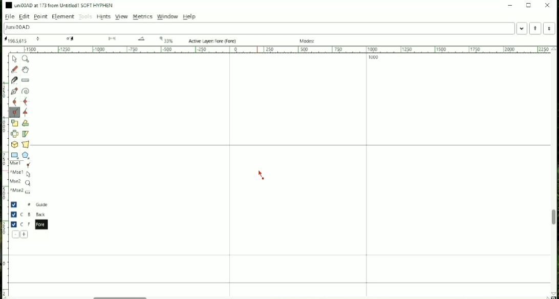  Describe the element at coordinates (14, 123) in the screenshot. I see `Scale the selection` at that location.